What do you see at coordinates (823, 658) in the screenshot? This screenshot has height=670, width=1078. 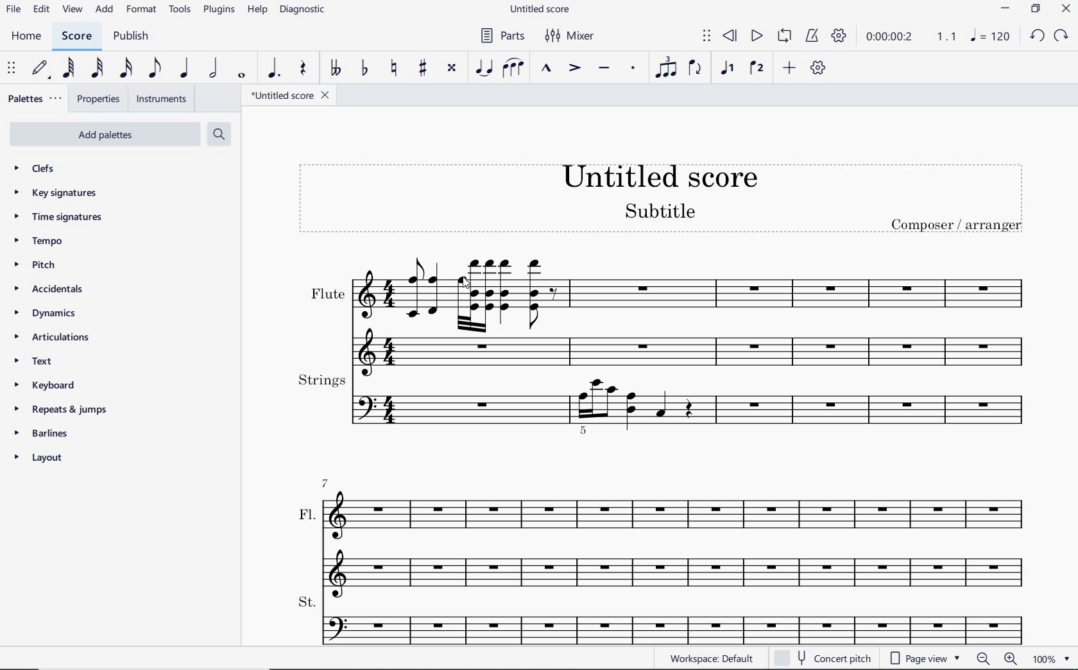 I see `concert pitch` at bounding box center [823, 658].